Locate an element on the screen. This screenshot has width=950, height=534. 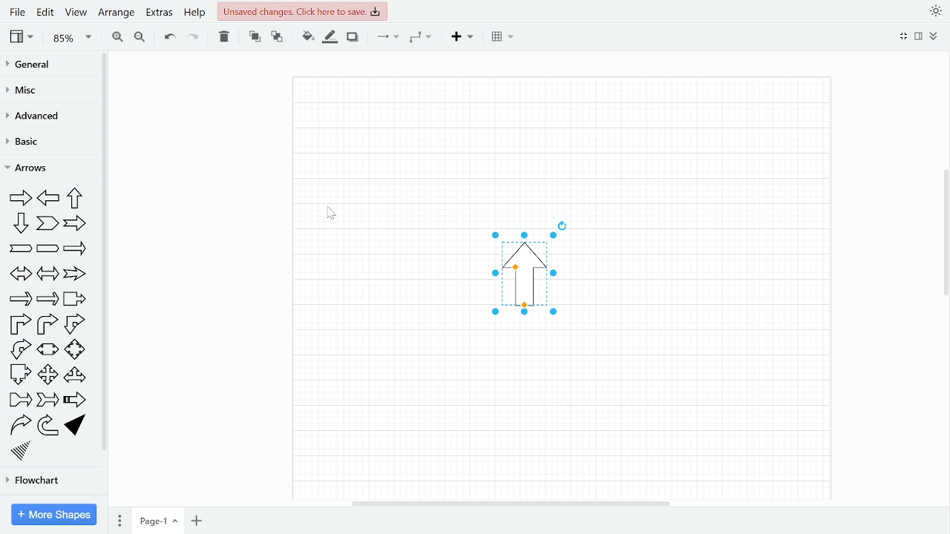
Minimize is located at coordinates (904, 36).